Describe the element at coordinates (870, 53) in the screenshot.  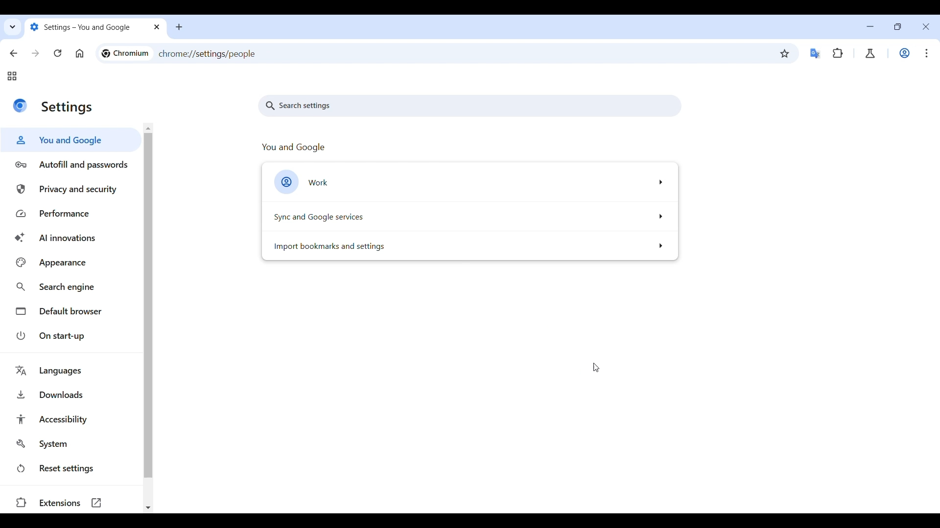
I see `Chrome labs` at that location.